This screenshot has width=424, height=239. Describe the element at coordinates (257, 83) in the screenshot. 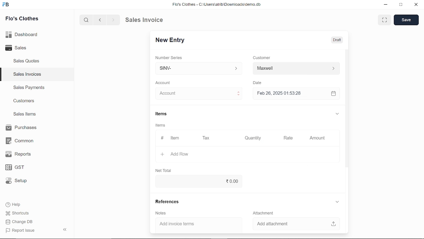

I see `Date` at that location.